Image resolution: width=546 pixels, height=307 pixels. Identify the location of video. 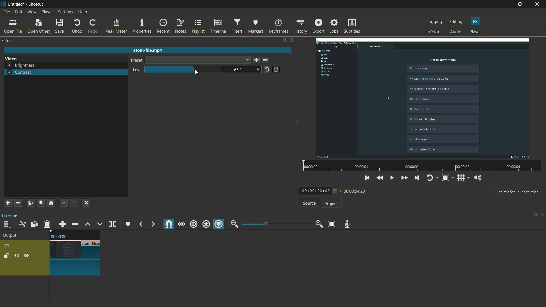
(11, 59).